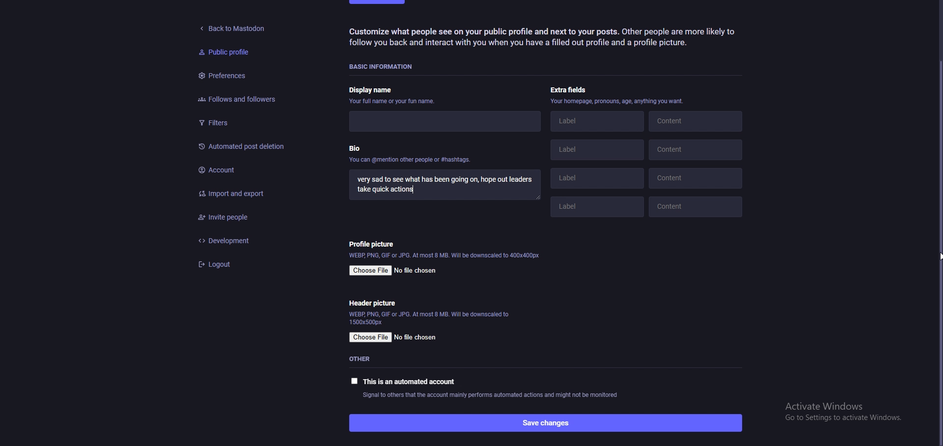 Image resolution: width=943 pixels, height=446 pixels. What do you see at coordinates (233, 99) in the screenshot?
I see `Follows and followers` at bounding box center [233, 99].